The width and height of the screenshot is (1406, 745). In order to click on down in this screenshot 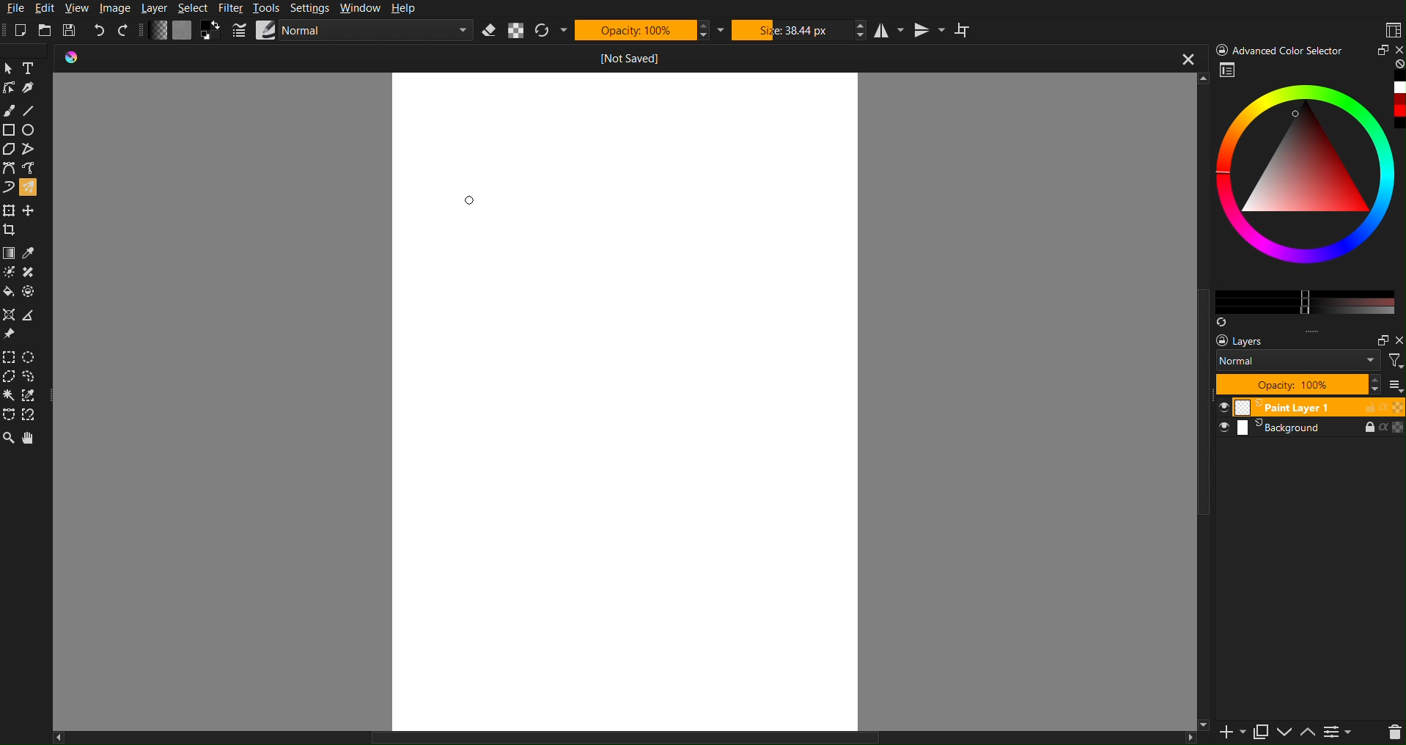, I will do `click(1284, 733)`.